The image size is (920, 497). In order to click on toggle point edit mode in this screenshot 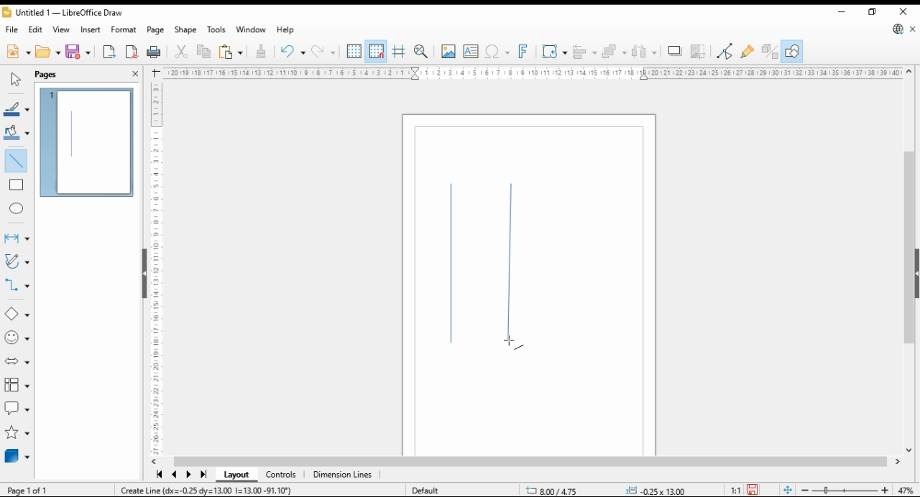, I will do `click(726, 50)`.